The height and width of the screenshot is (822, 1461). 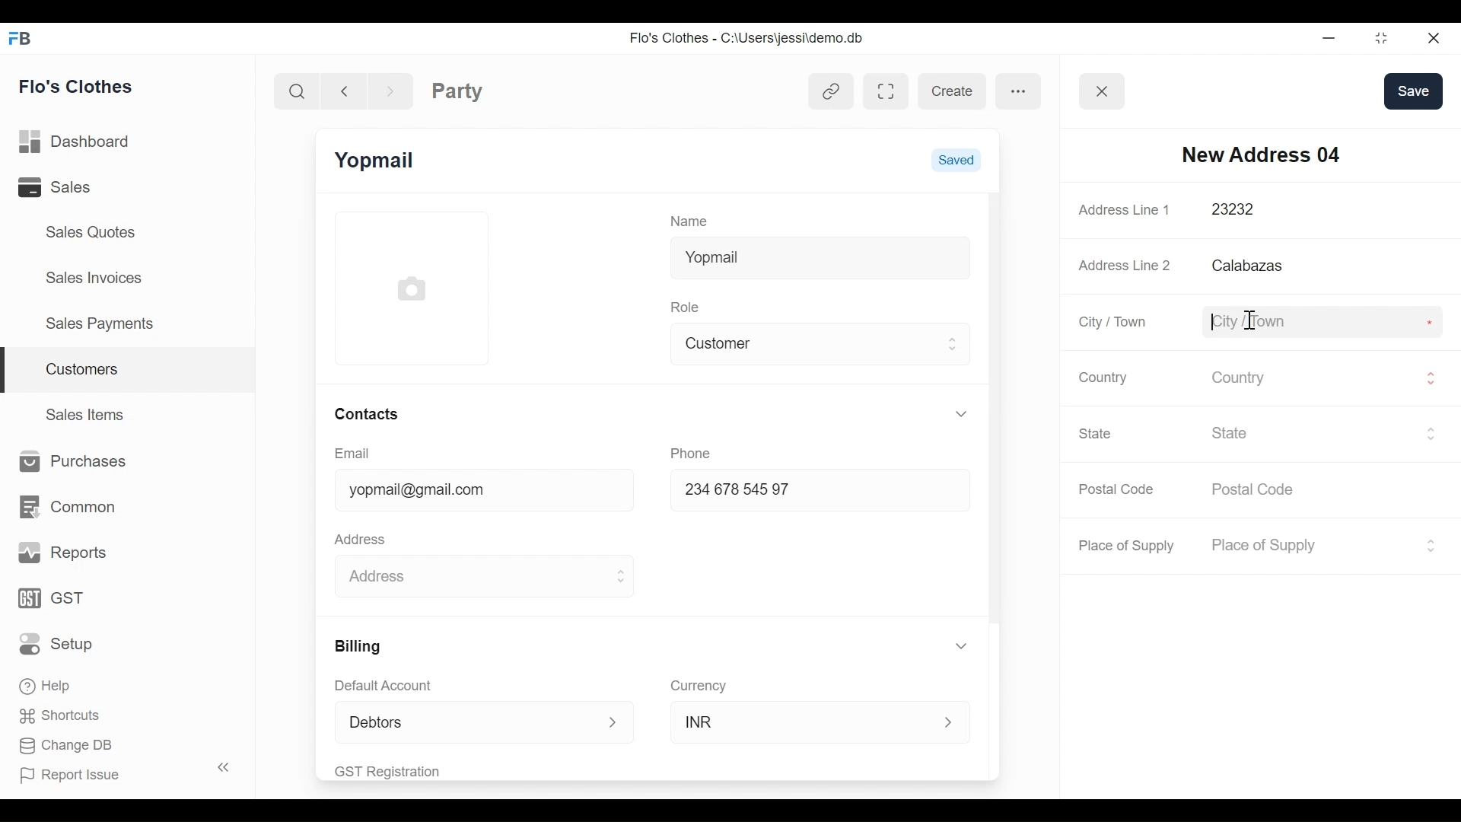 What do you see at coordinates (129, 371) in the screenshot?
I see `Customers` at bounding box center [129, 371].